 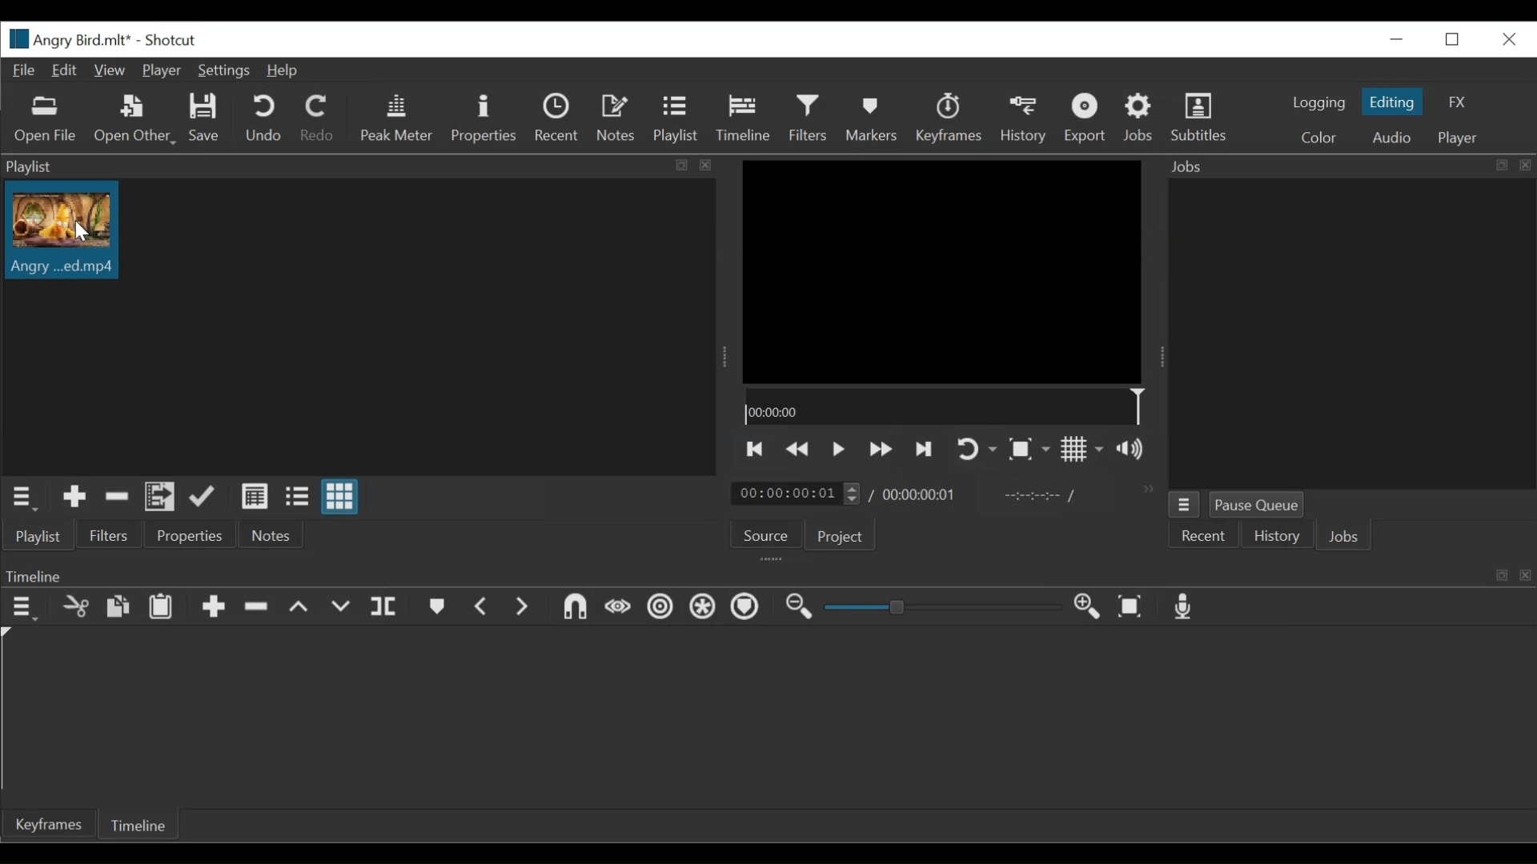 What do you see at coordinates (73, 499) in the screenshot?
I see `Add the source to the playlist` at bounding box center [73, 499].